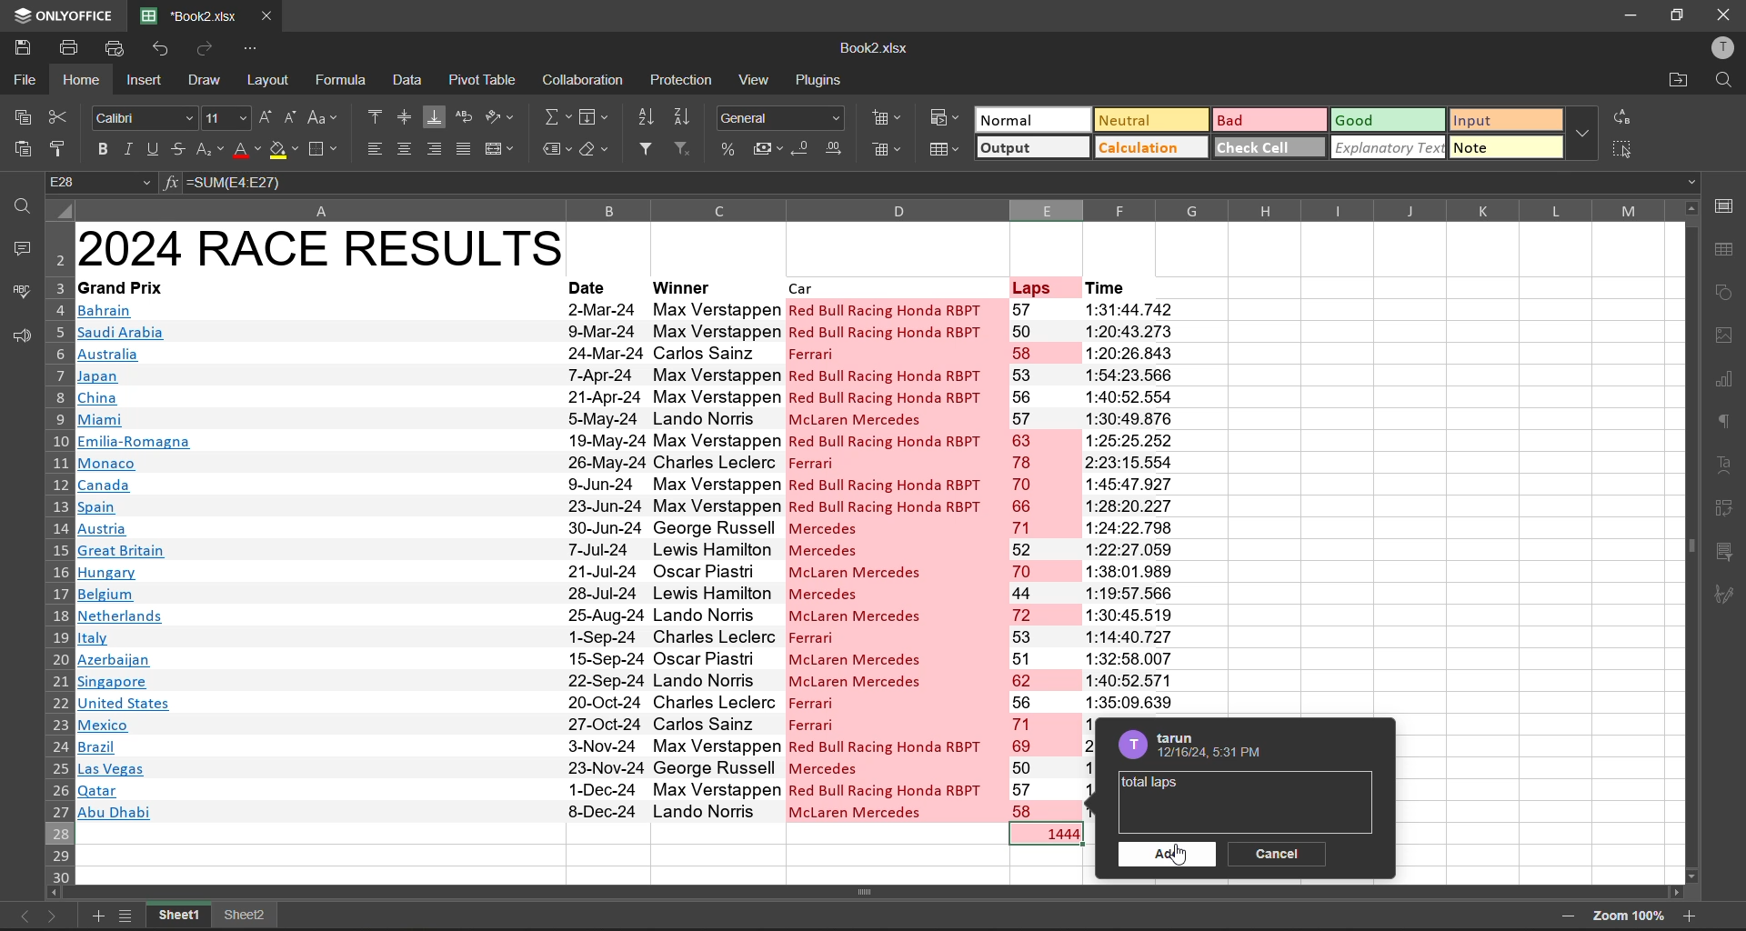  What do you see at coordinates (648, 117) in the screenshot?
I see `sort ascending` at bounding box center [648, 117].